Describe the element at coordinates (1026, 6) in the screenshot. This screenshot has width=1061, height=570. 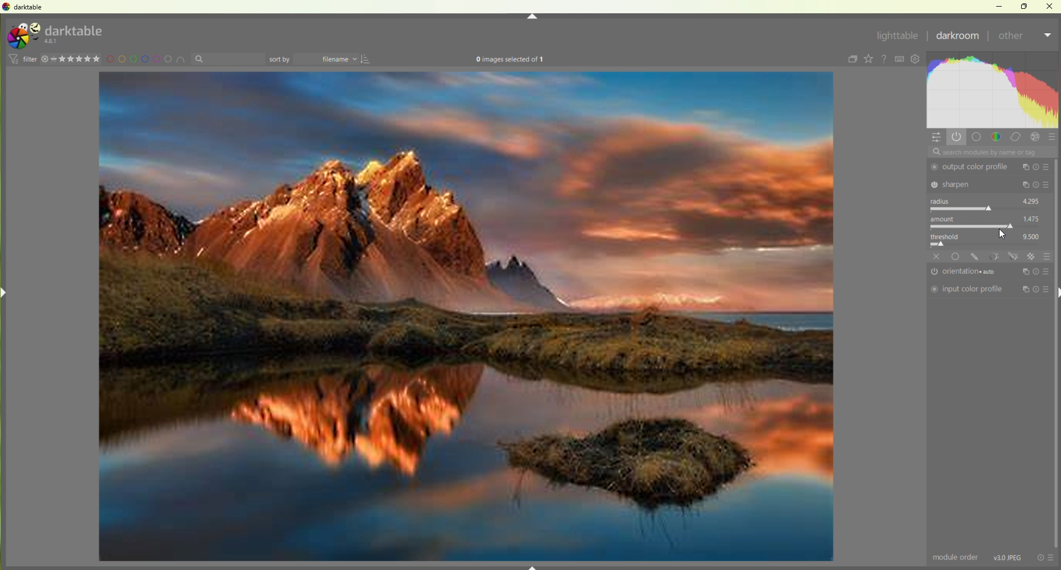
I see `restore` at that location.